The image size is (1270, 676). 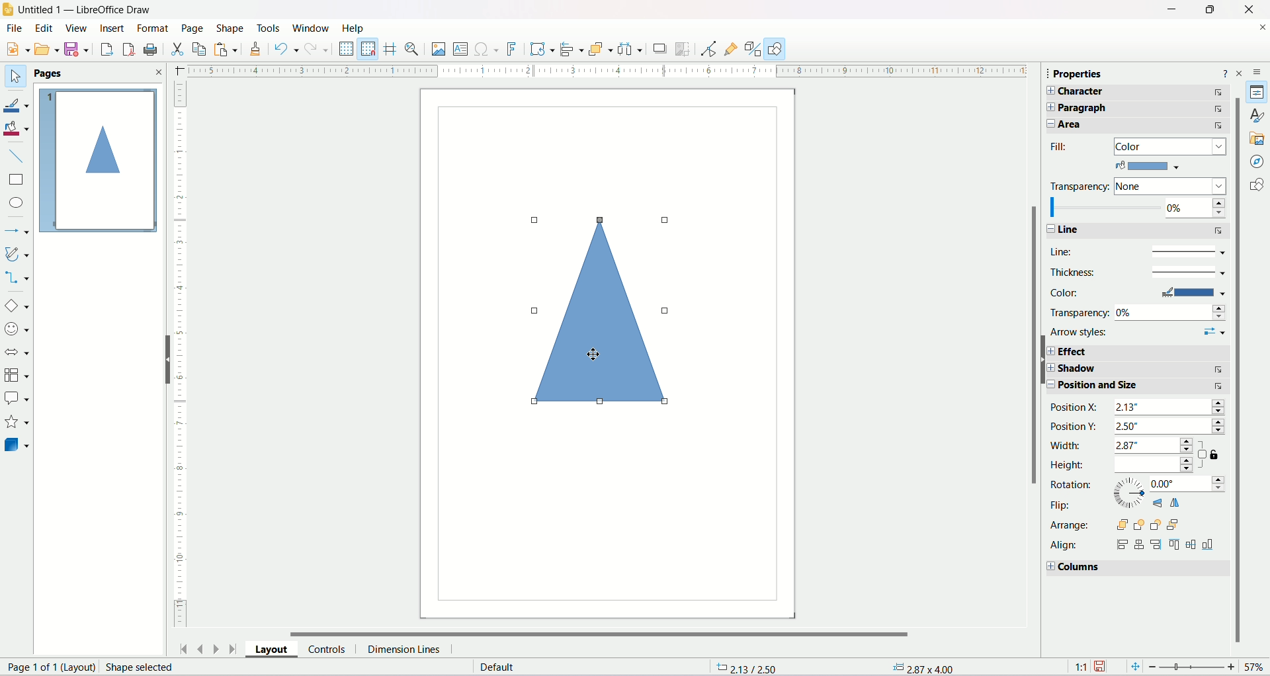 I want to click on Save, so click(x=75, y=48).